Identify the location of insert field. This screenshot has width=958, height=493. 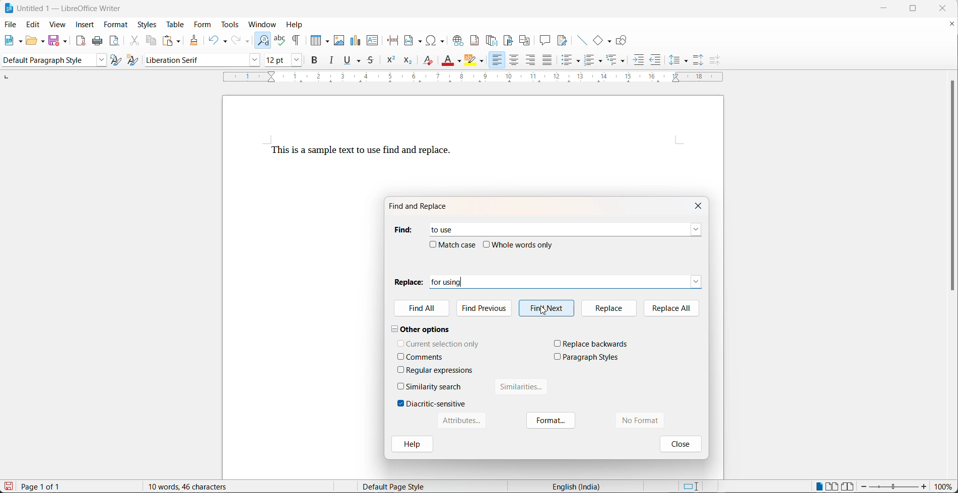
(414, 41).